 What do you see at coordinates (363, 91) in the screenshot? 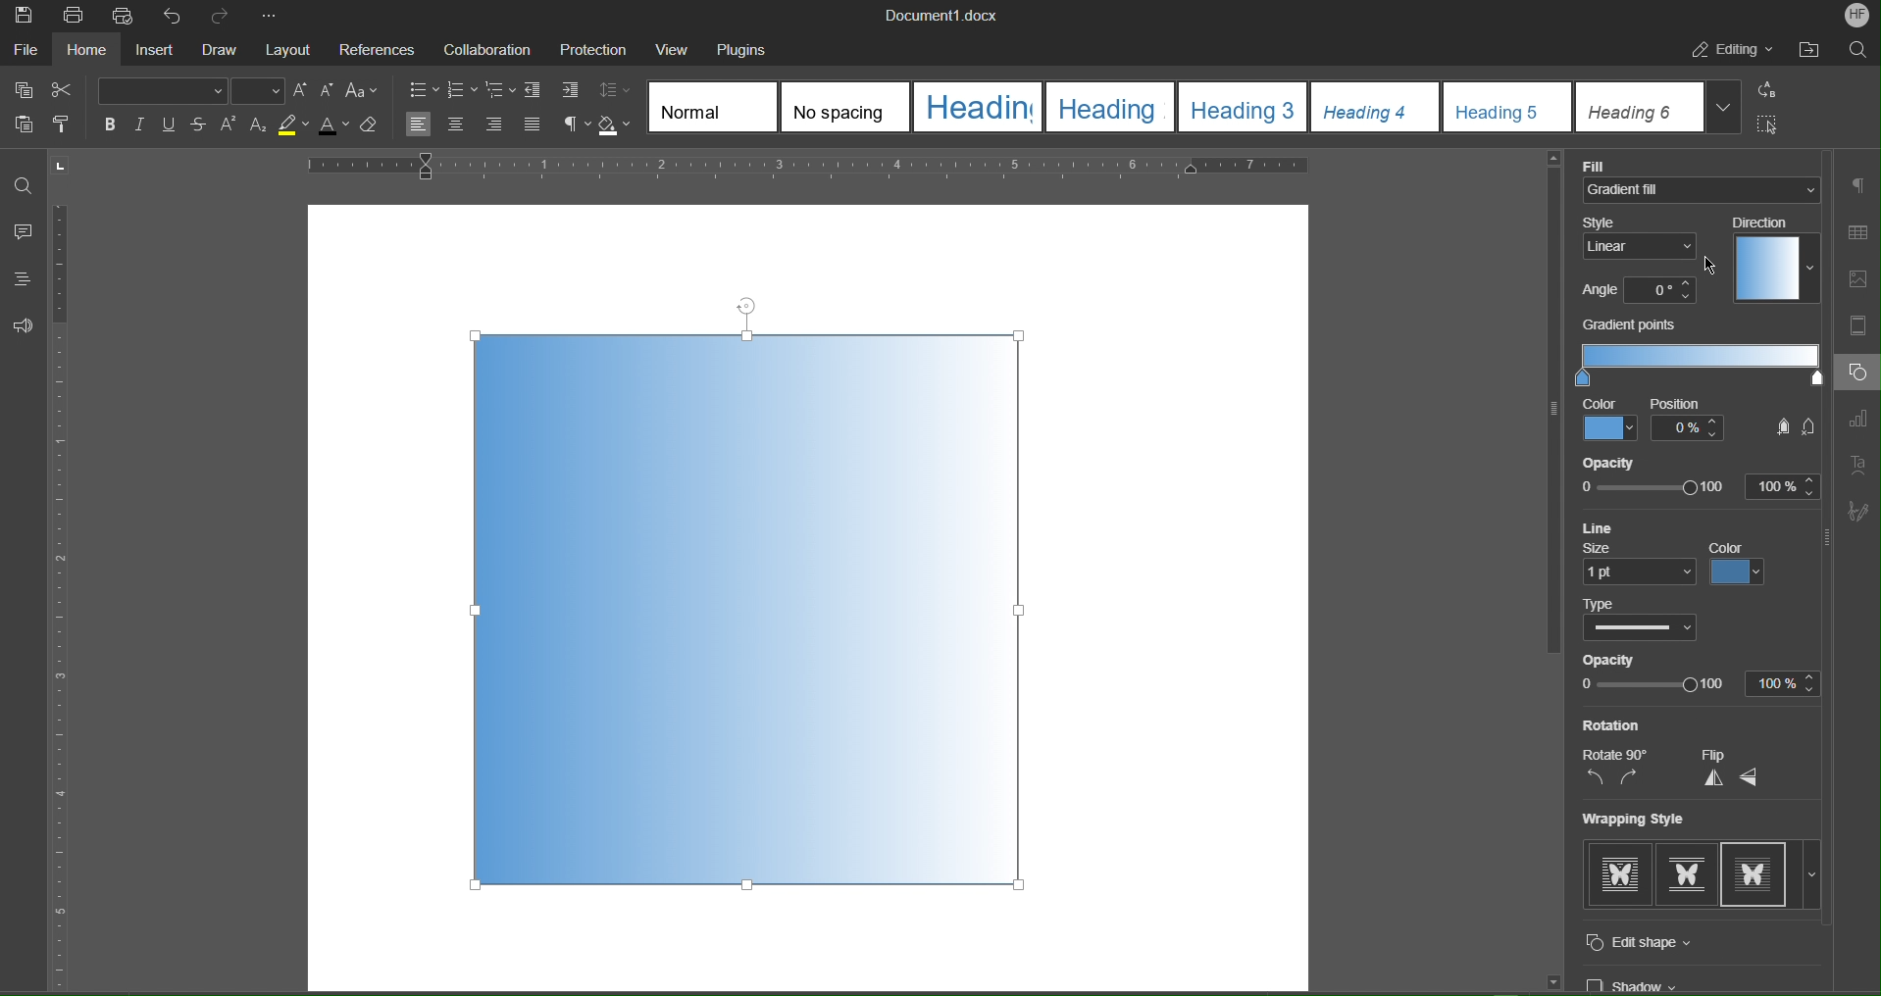
I see `Shift font case` at bounding box center [363, 91].